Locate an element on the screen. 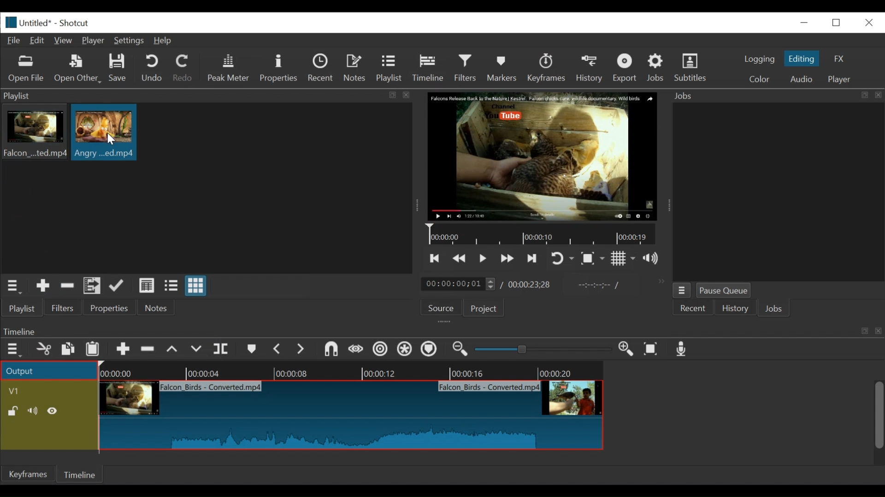 The image size is (885, 497). slider is located at coordinates (540, 350).